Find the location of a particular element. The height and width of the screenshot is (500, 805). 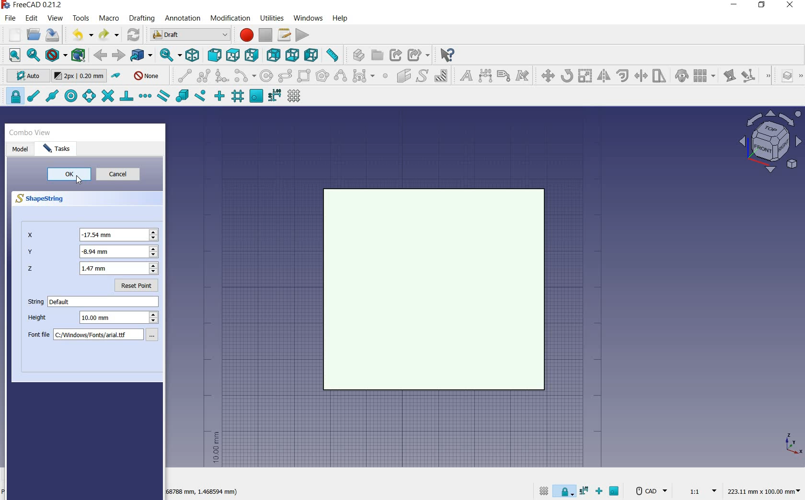

bottom is located at coordinates (293, 55).